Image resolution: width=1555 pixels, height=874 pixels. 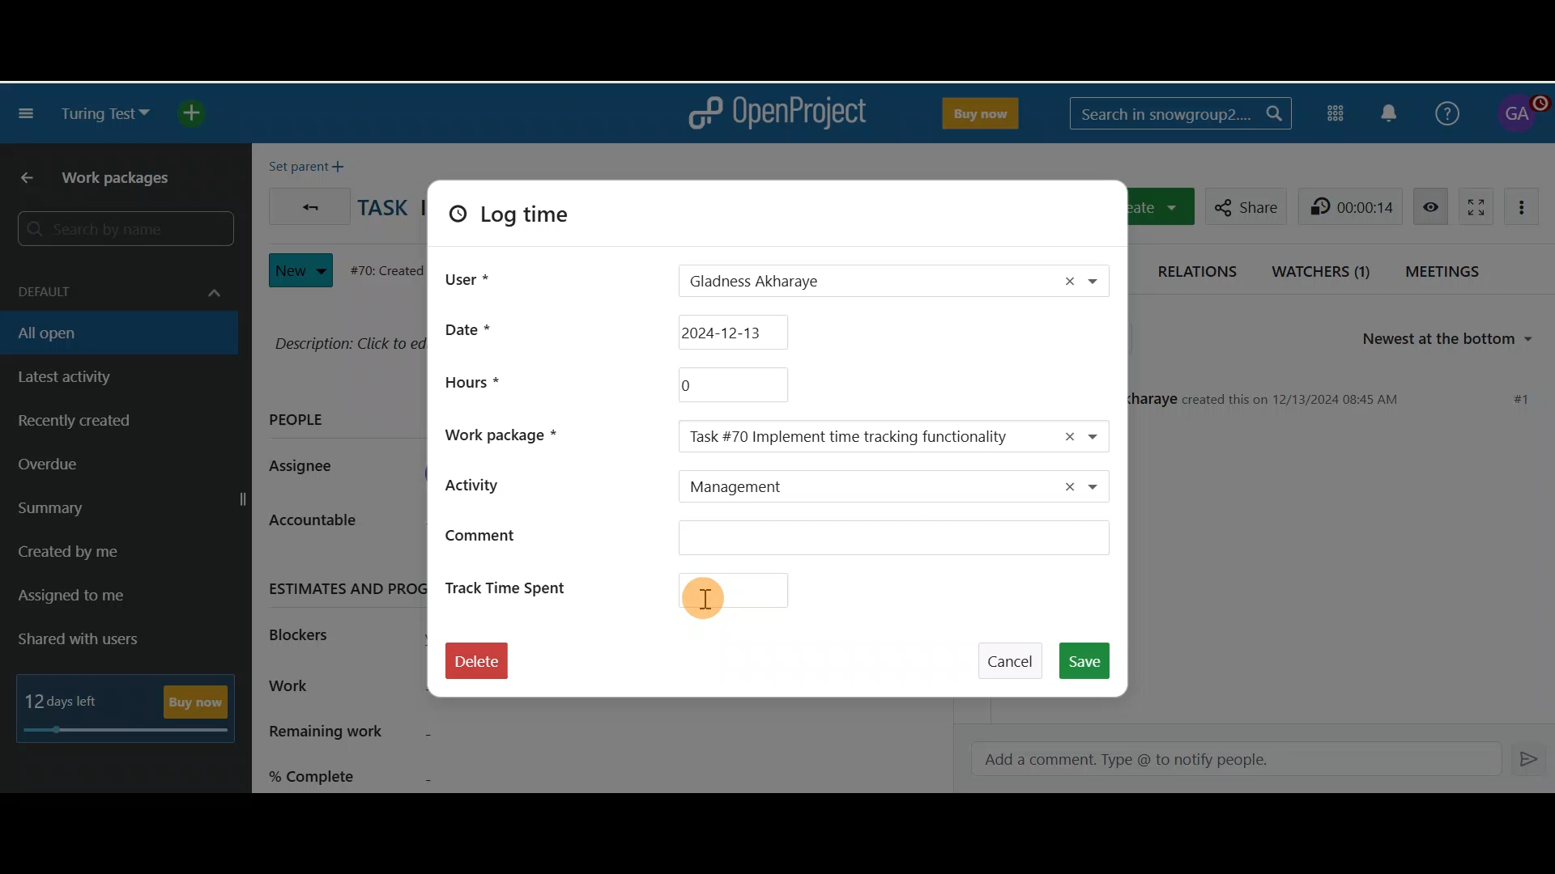 I want to click on Notification centre, so click(x=1391, y=112).